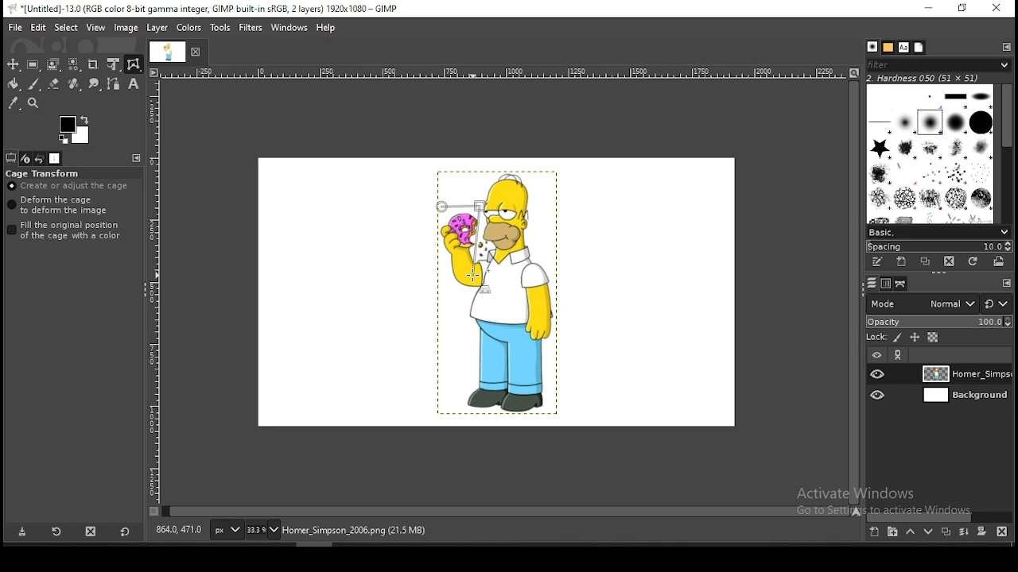  What do you see at coordinates (950, 262) in the screenshot?
I see `delete brush` at bounding box center [950, 262].